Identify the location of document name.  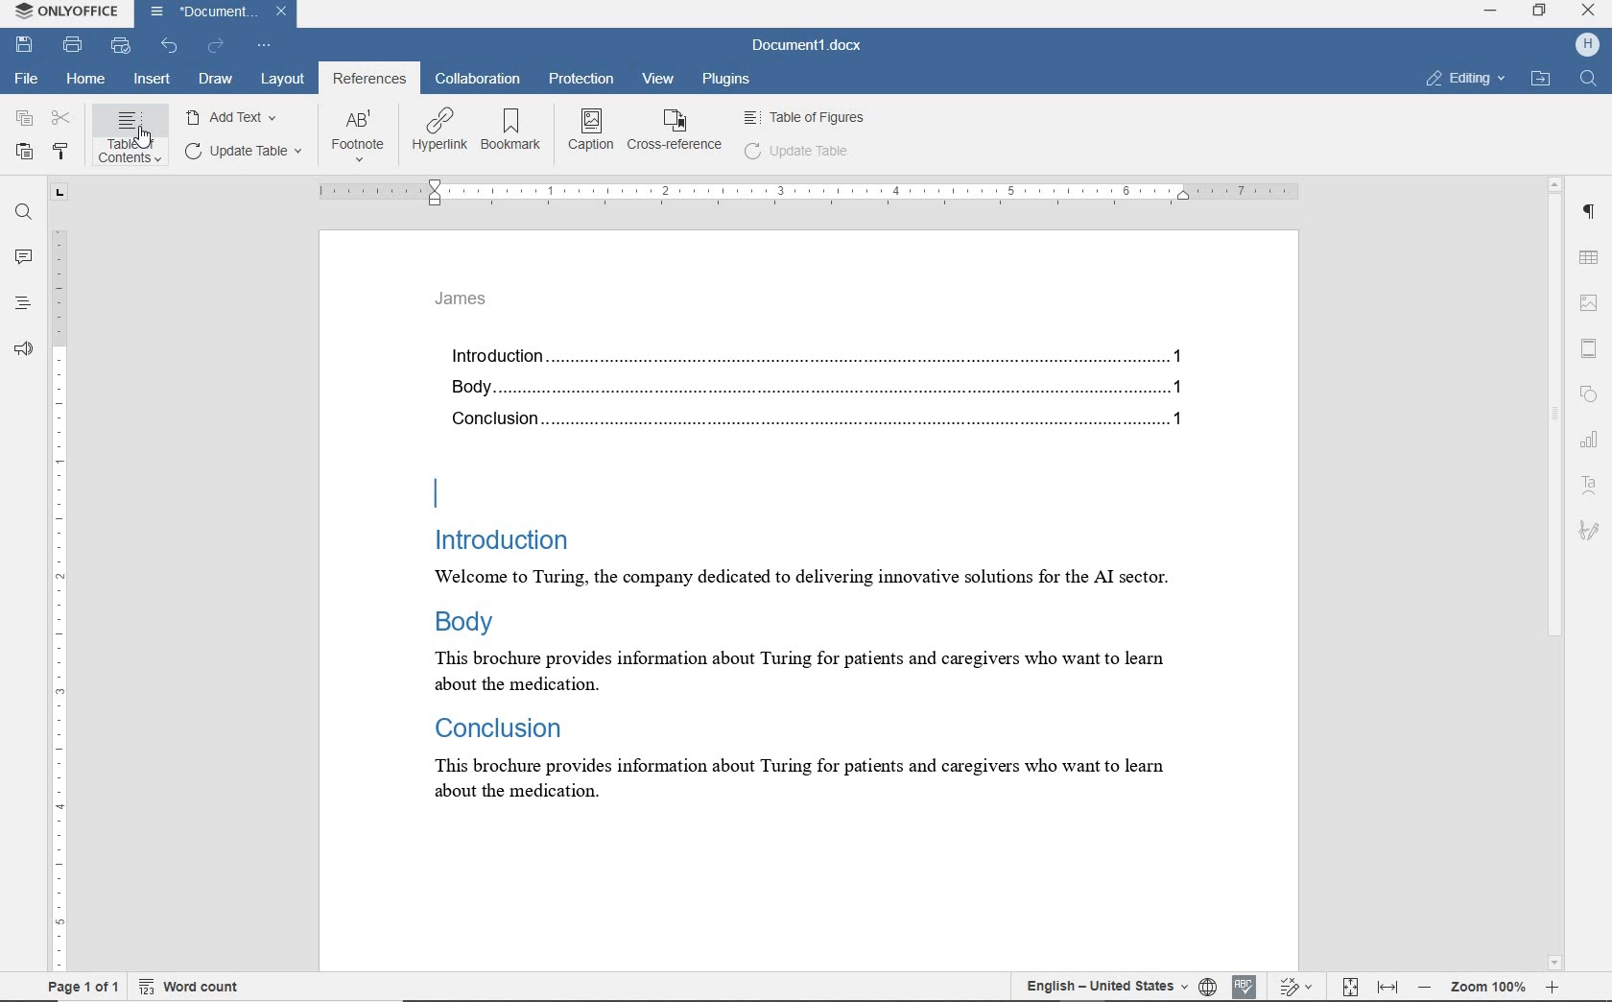
(803, 43).